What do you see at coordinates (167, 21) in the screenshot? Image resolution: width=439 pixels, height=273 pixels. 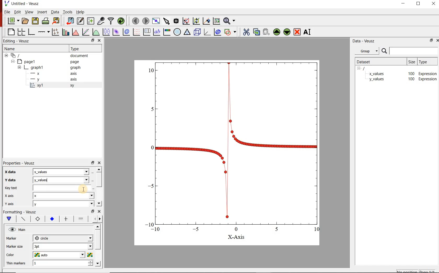 I see `select items from the graph` at bounding box center [167, 21].